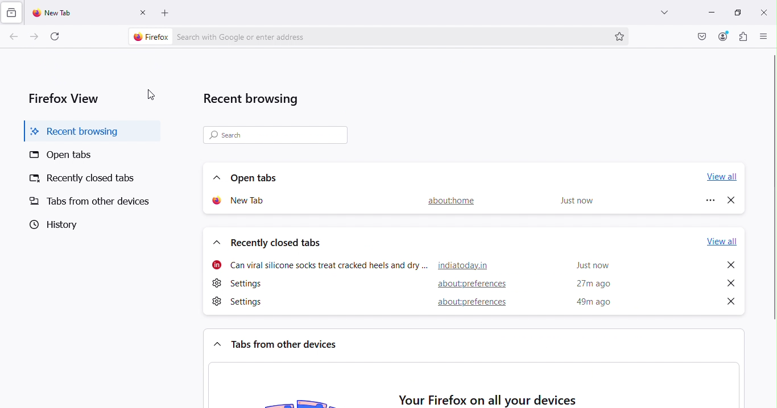  I want to click on View recent browsing across windows and devices, so click(11, 12).